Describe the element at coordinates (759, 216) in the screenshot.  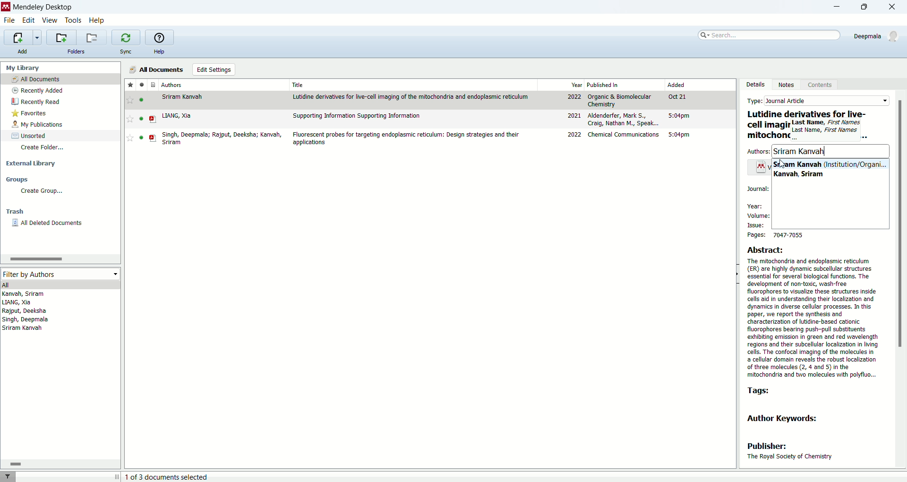
I see `volume:` at that location.